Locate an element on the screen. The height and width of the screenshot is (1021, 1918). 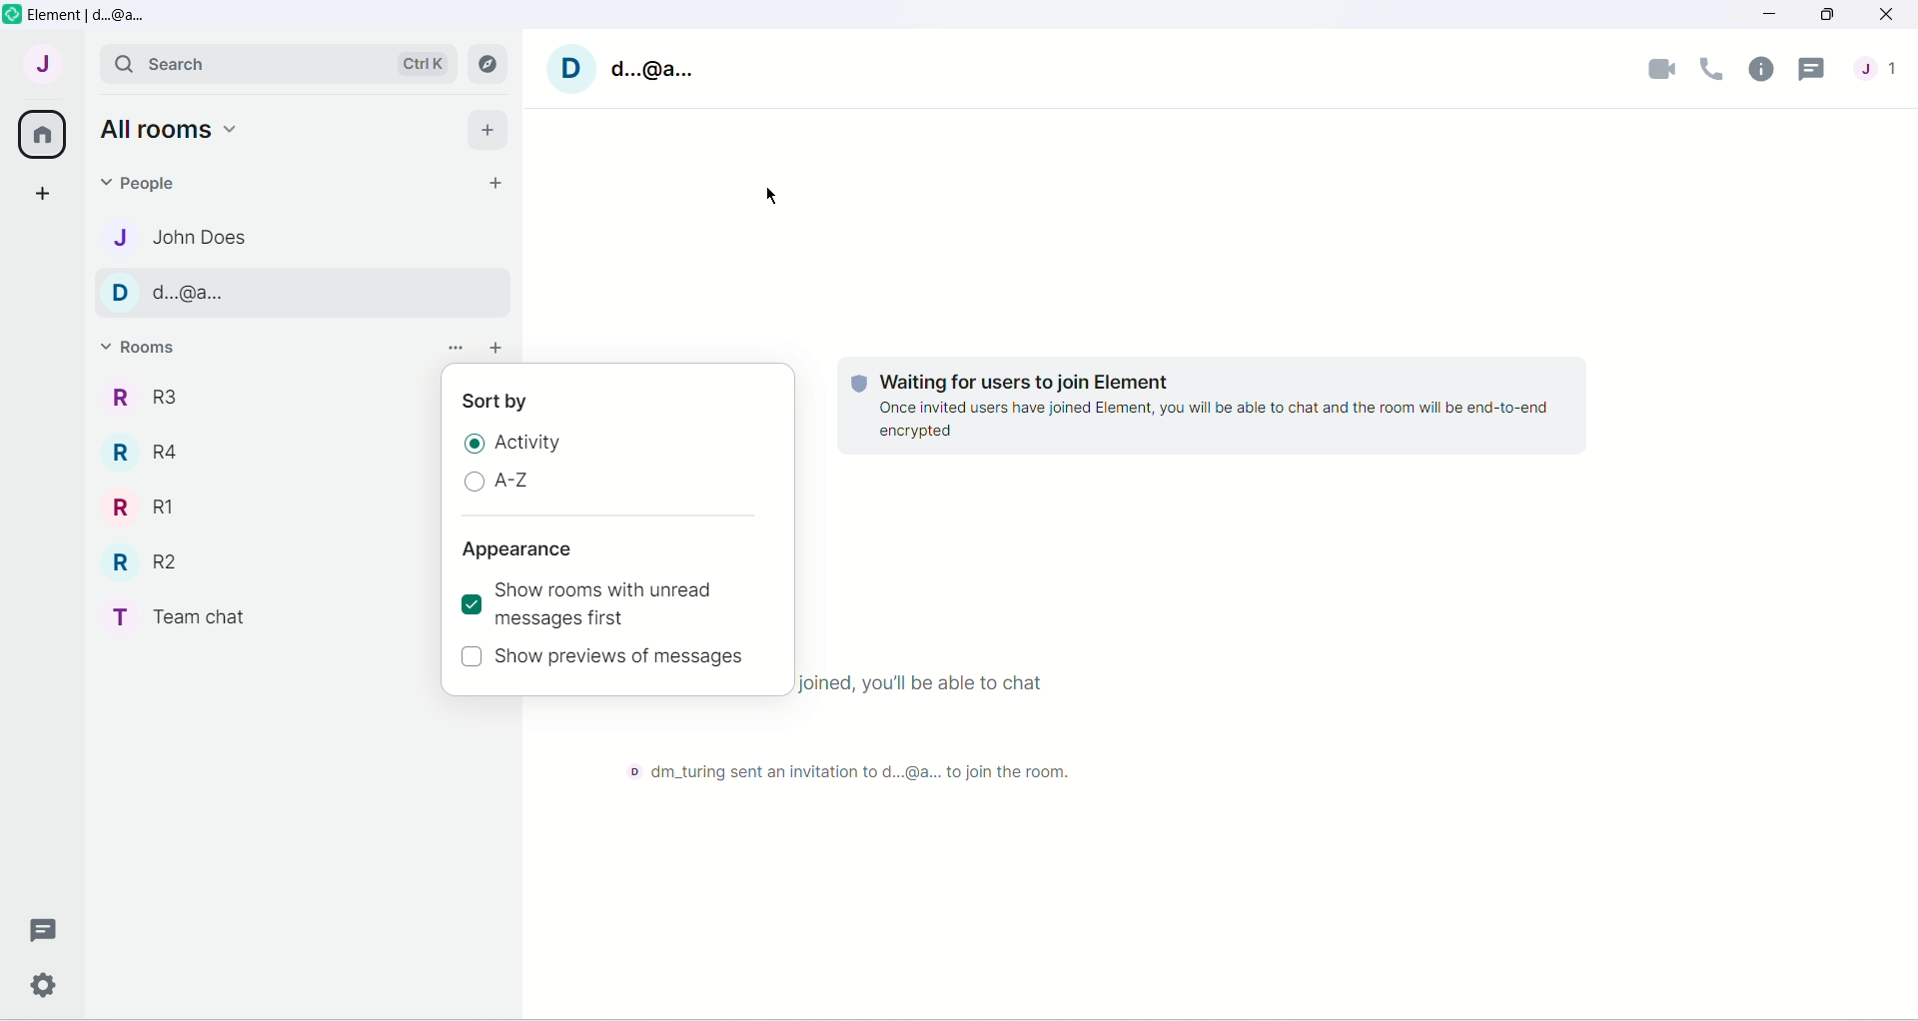
Appearance is located at coordinates (517, 550).